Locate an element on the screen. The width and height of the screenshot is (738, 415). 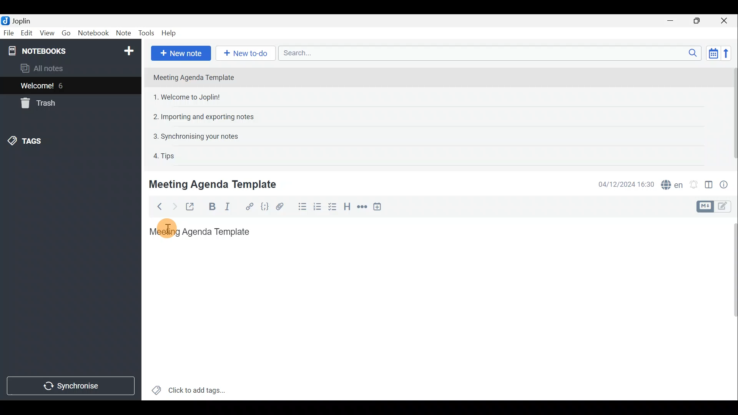
Forward is located at coordinates (173, 206).